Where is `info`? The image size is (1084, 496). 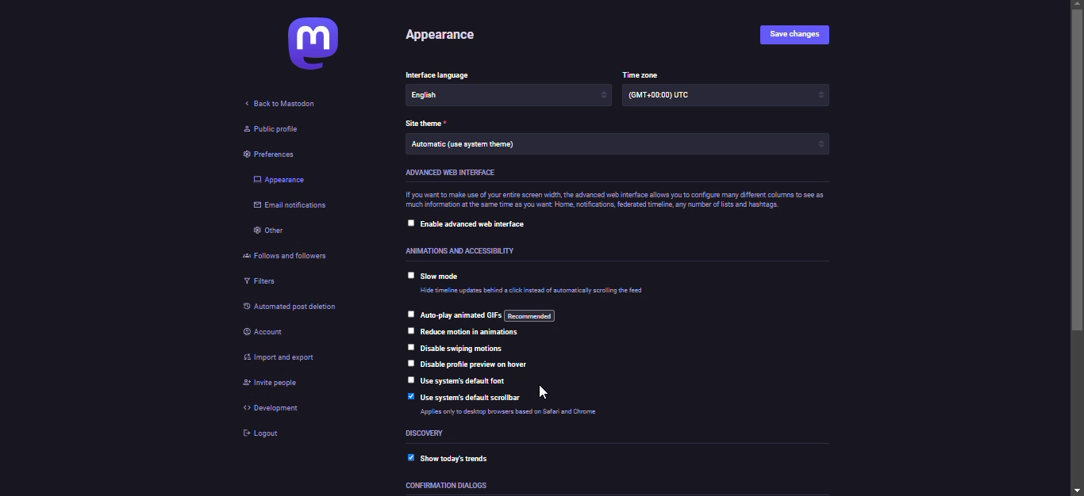
info is located at coordinates (526, 412).